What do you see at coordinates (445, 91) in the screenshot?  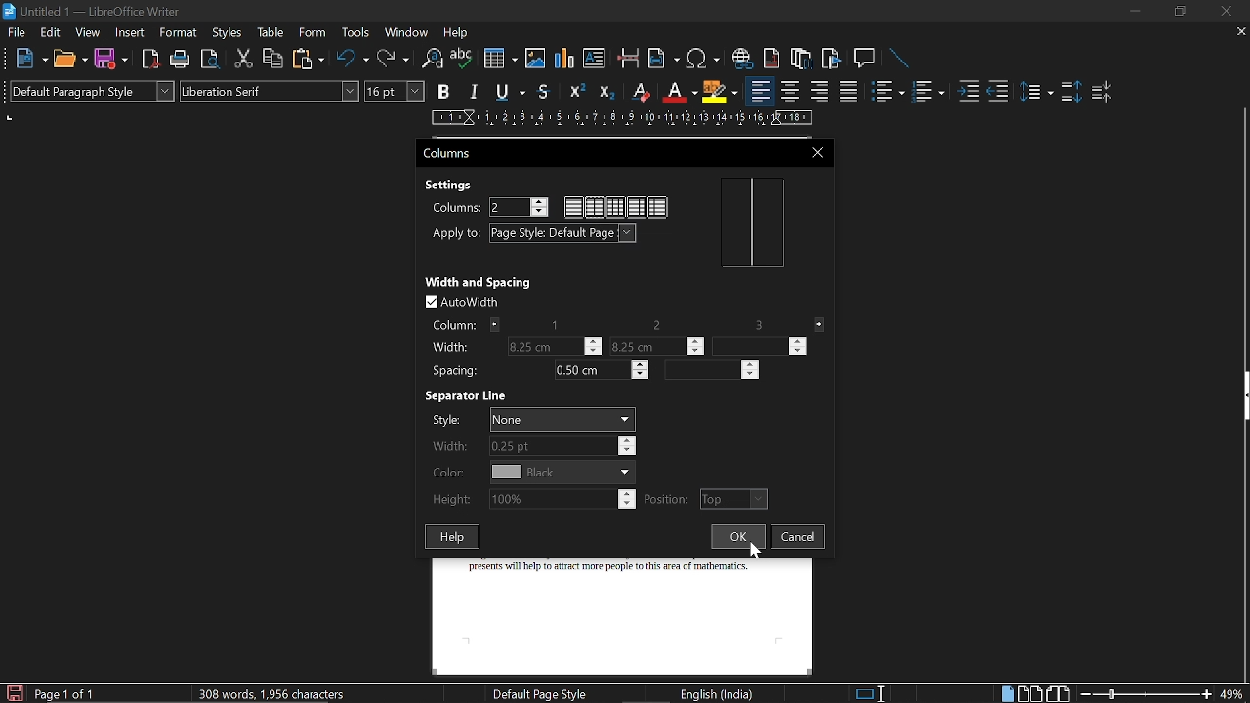 I see `Bold` at bounding box center [445, 91].